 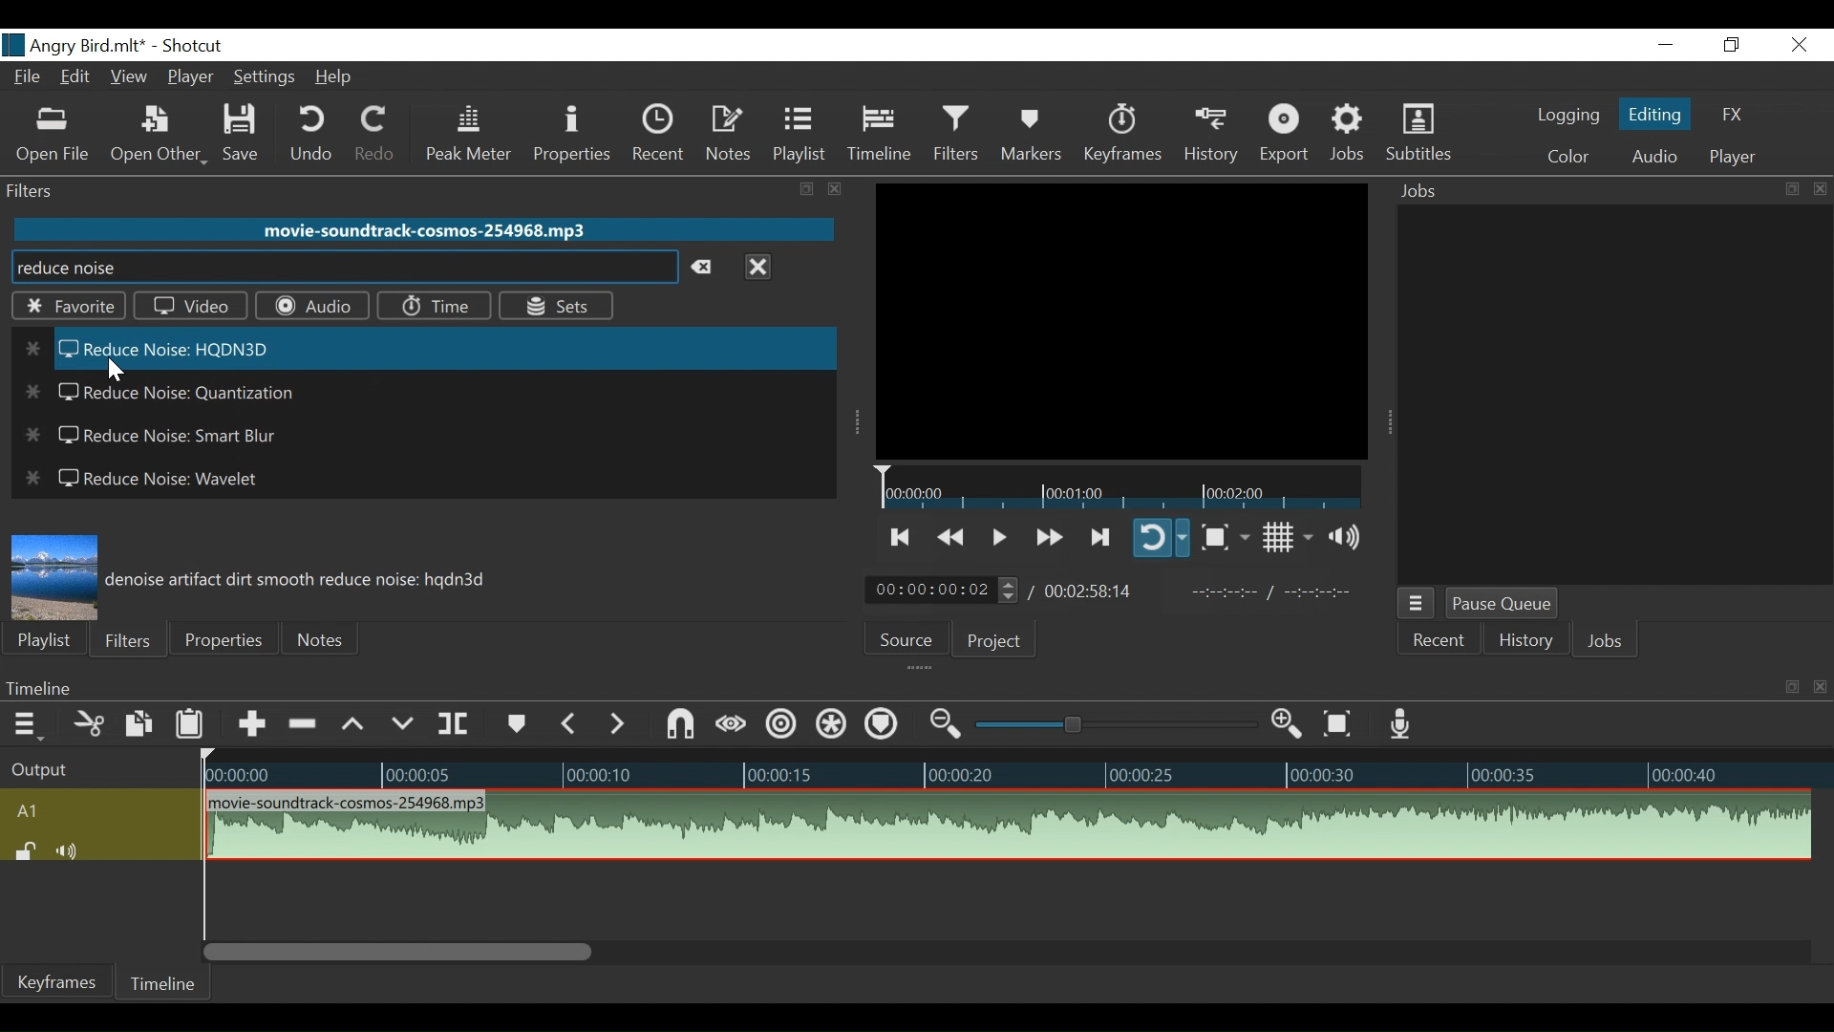 I want to click on Player, so click(x=187, y=79).